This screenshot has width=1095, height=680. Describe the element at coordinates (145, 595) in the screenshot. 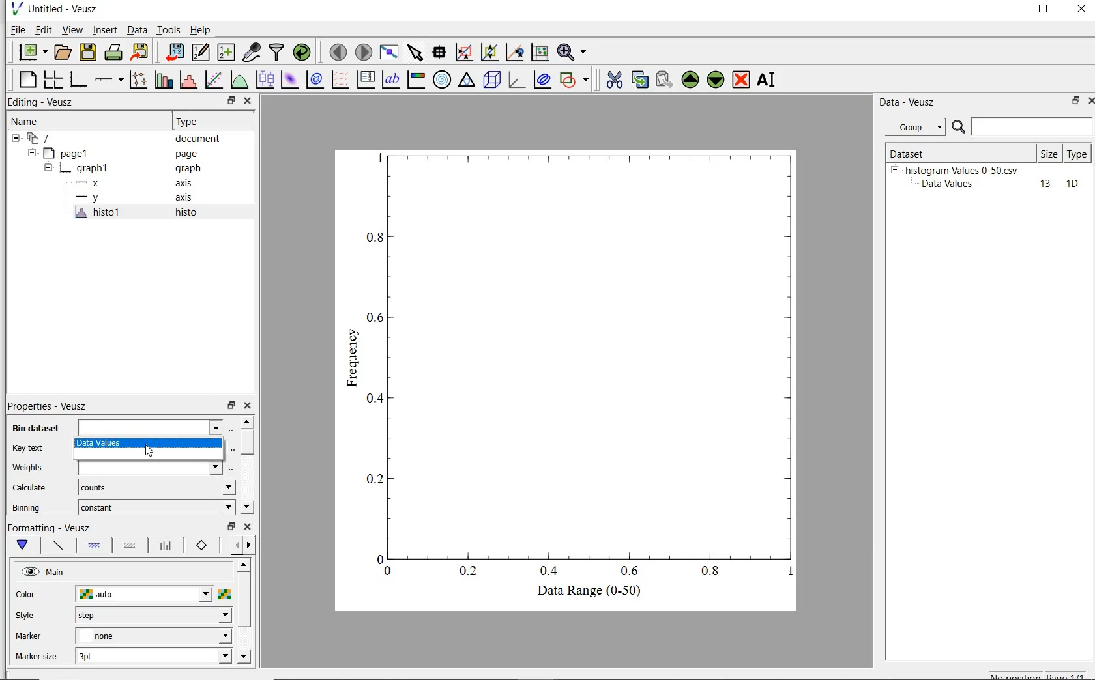

I see ` auto ` at that location.